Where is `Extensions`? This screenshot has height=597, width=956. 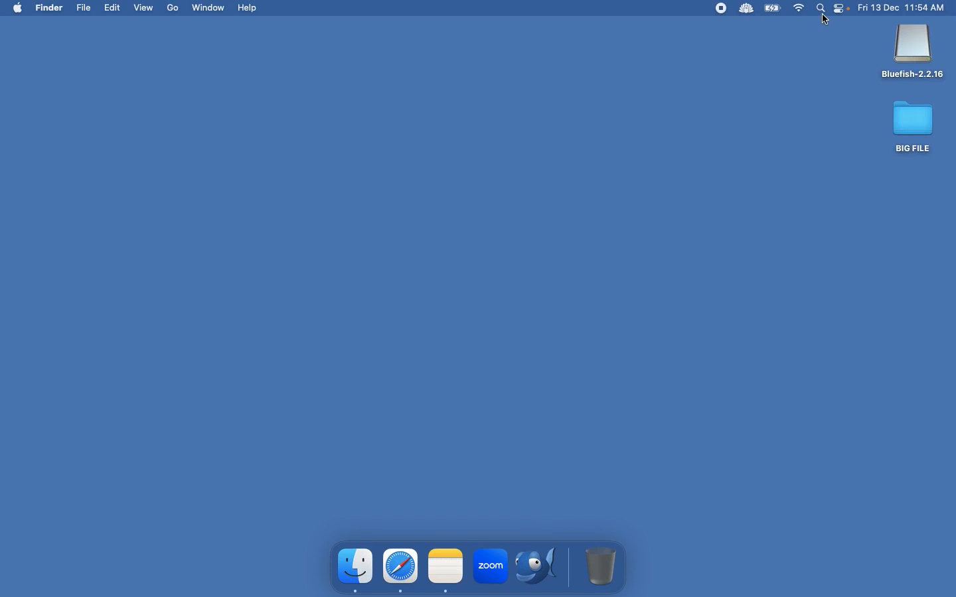 Extensions is located at coordinates (732, 8).